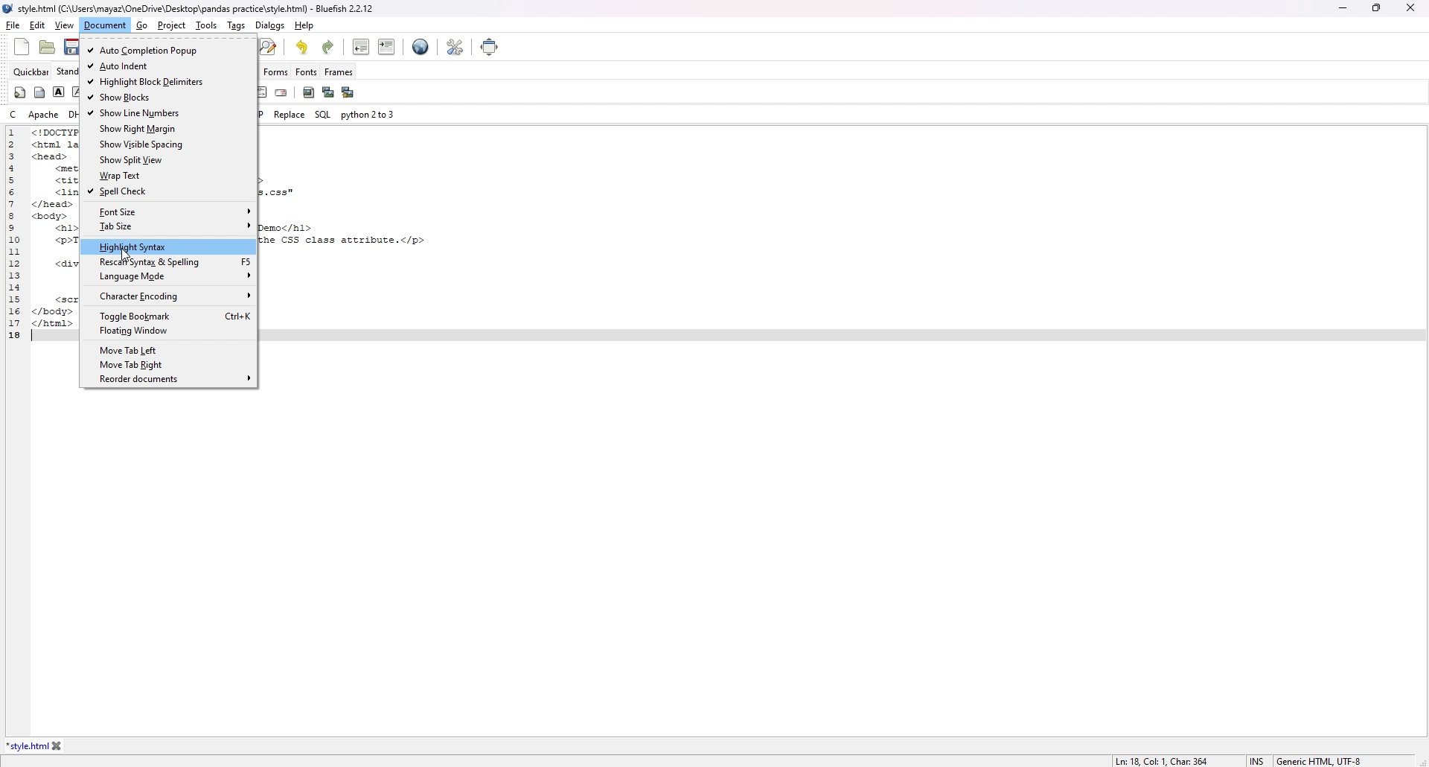 Image resolution: width=1429 pixels, height=767 pixels. I want to click on close, so click(1410, 7).